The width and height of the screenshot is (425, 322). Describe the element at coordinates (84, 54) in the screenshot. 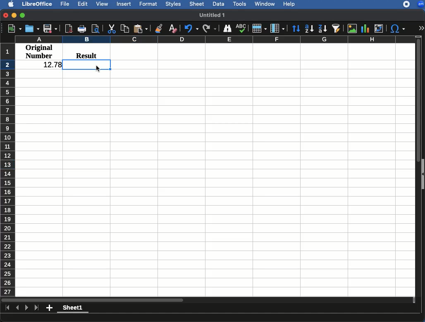

I see `Result` at that location.